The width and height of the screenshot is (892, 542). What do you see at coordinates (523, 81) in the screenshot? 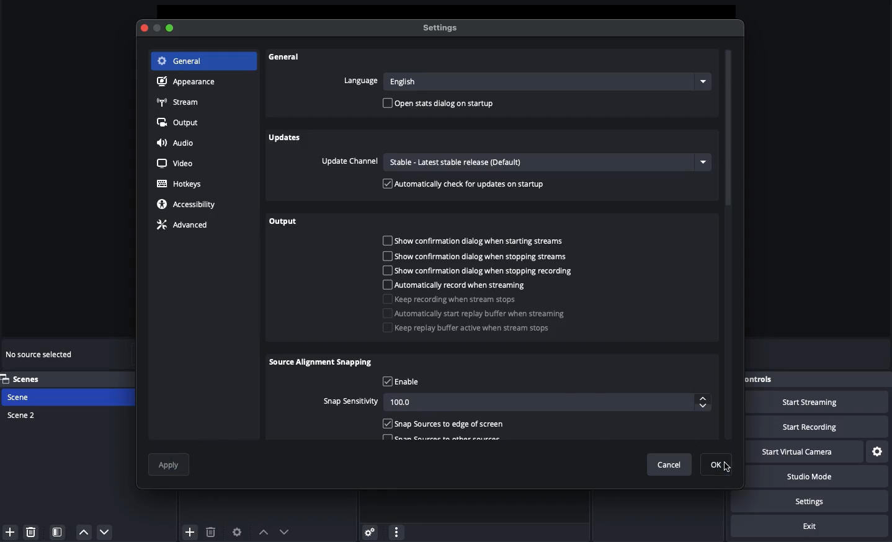
I see `Language` at bounding box center [523, 81].